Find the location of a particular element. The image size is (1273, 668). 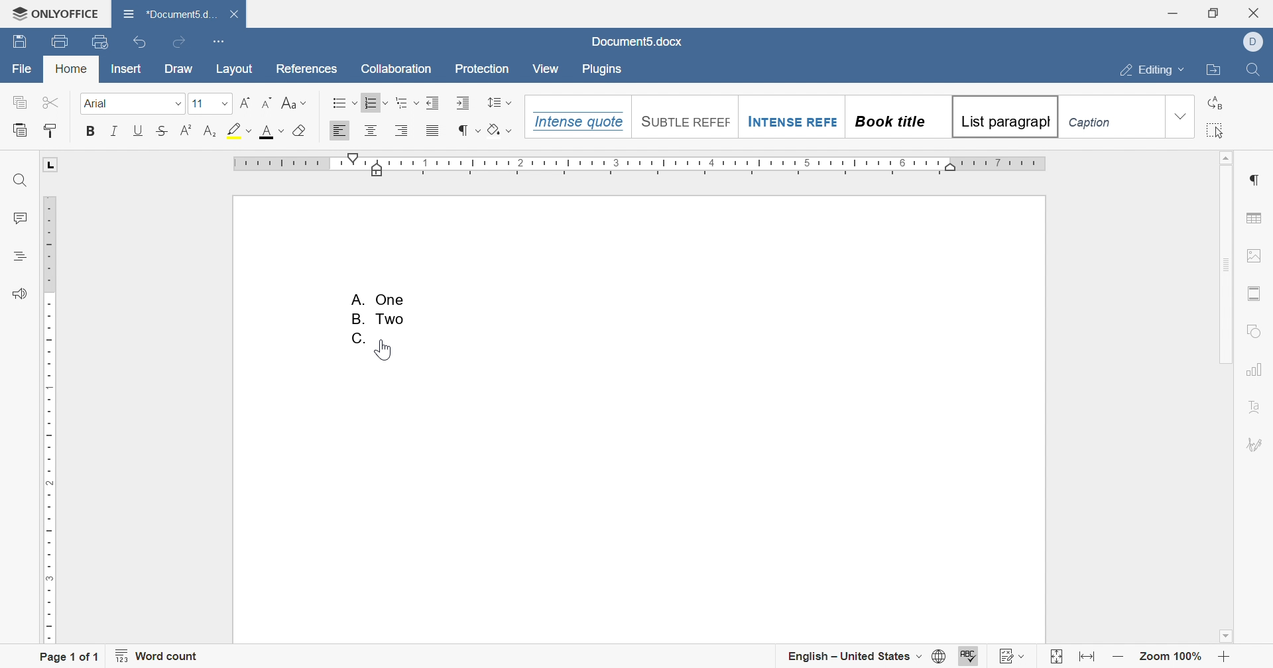

font size is located at coordinates (197, 103).